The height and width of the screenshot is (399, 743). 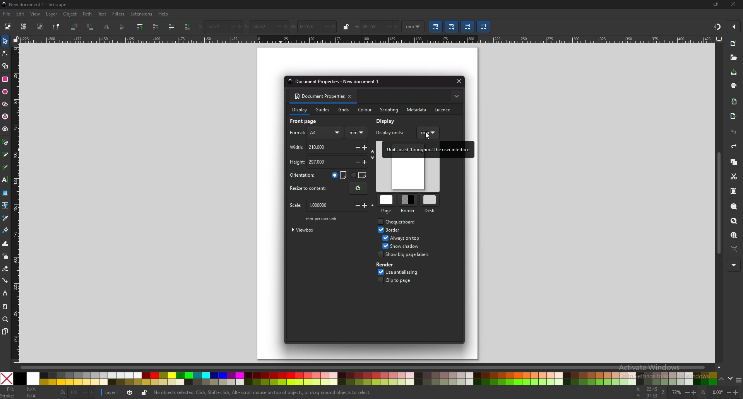 I want to click on export, so click(x=733, y=116).